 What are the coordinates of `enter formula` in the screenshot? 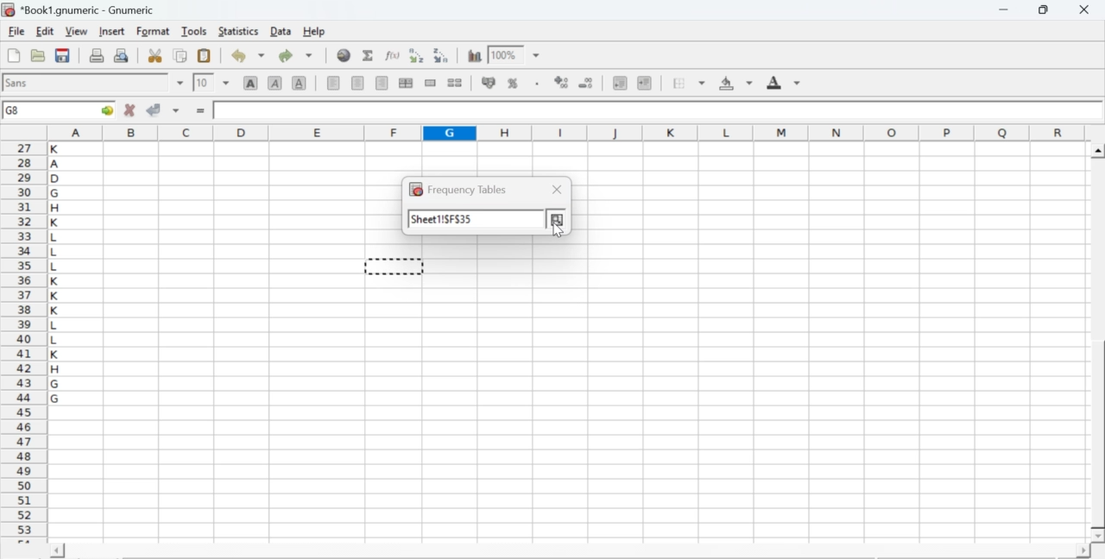 It's located at (202, 111).